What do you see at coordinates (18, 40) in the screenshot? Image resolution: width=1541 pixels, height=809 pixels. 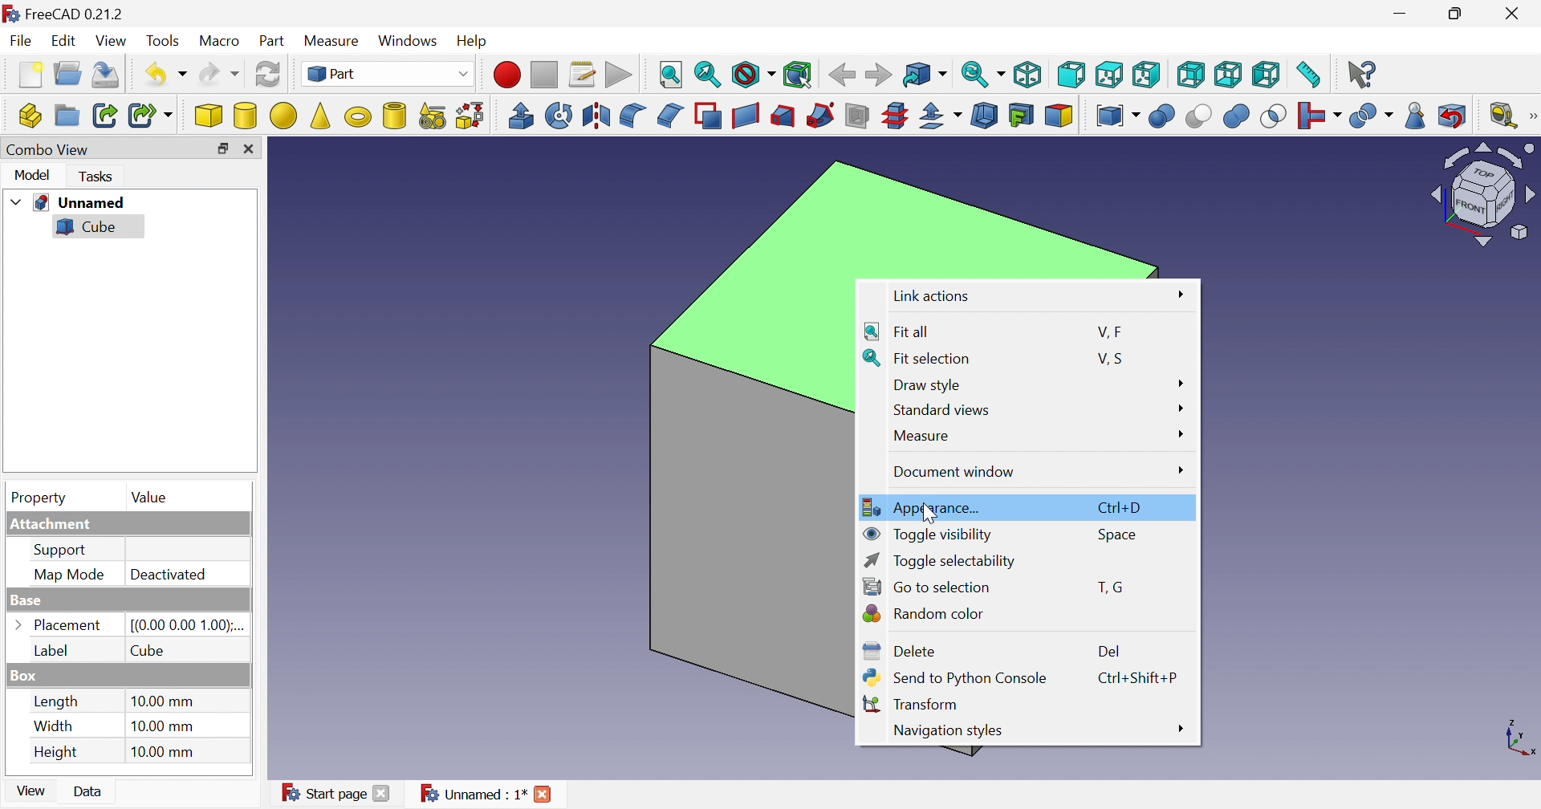 I see `File` at bounding box center [18, 40].